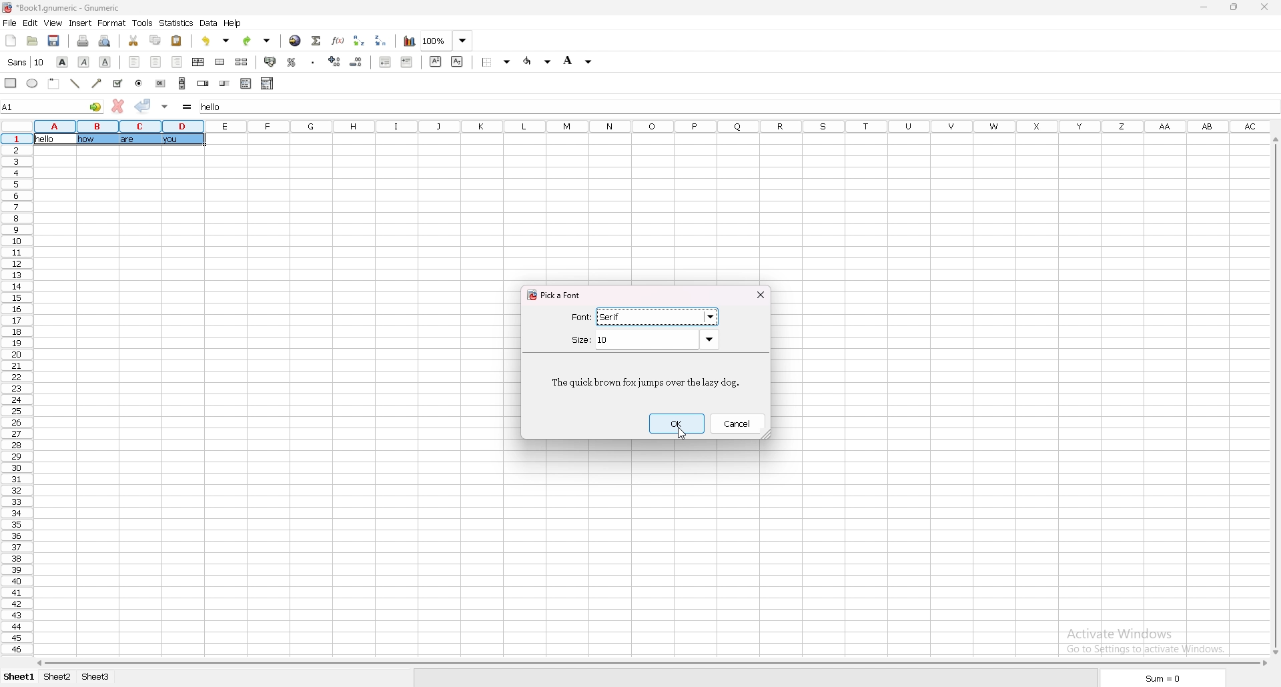 This screenshot has width=1281, height=687. What do you see at coordinates (1266, 7) in the screenshot?
I see `close` at bounding box center [1266, 7].